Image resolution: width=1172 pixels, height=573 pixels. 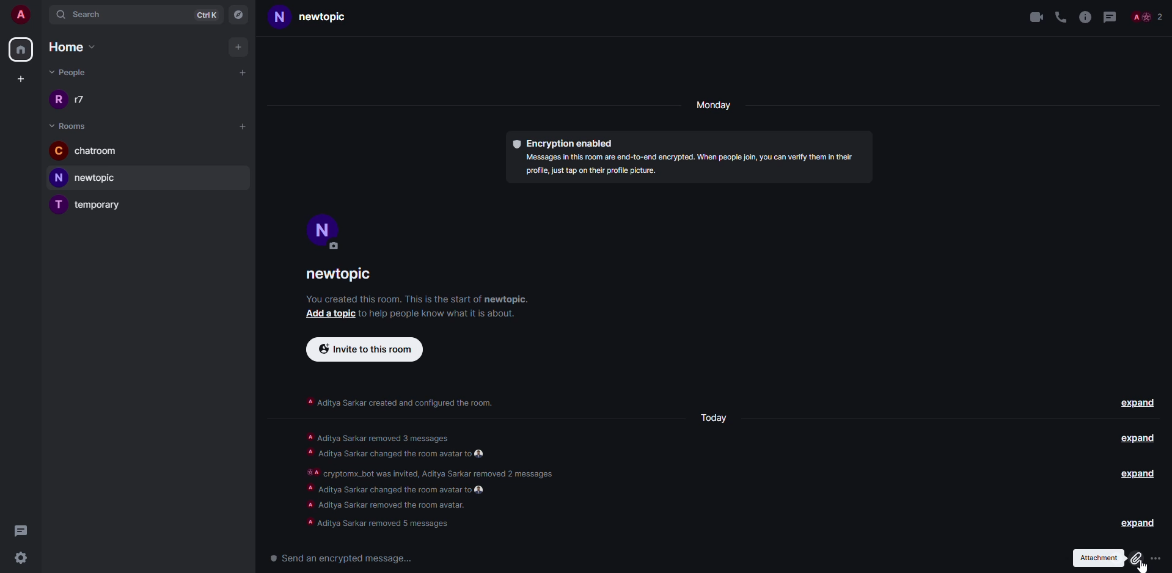 I want to click on click, so click(x=1136, y=558).